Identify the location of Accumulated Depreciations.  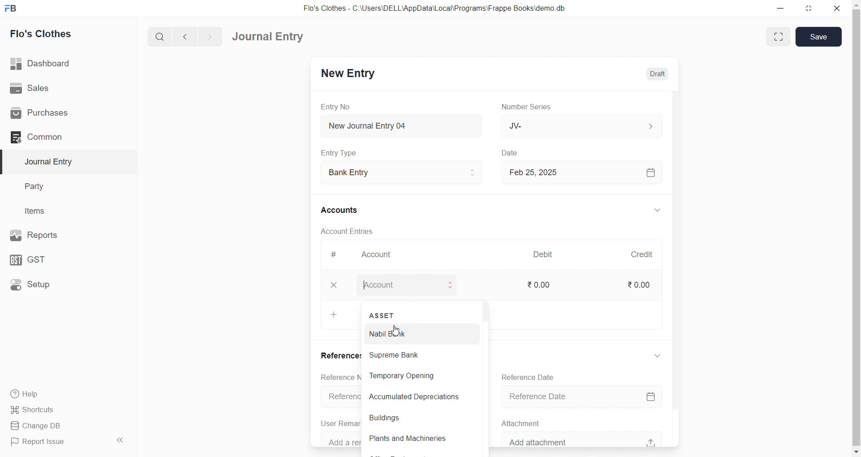
(418, 397).